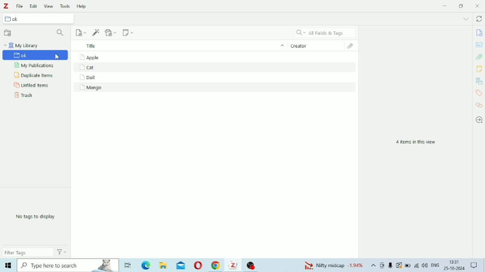 The height and width of the screenshot is (272, 485). What do you see at coordinates (382, 265) in the screenshot?
I see `Meet Now` at bounding box center [382, 265].